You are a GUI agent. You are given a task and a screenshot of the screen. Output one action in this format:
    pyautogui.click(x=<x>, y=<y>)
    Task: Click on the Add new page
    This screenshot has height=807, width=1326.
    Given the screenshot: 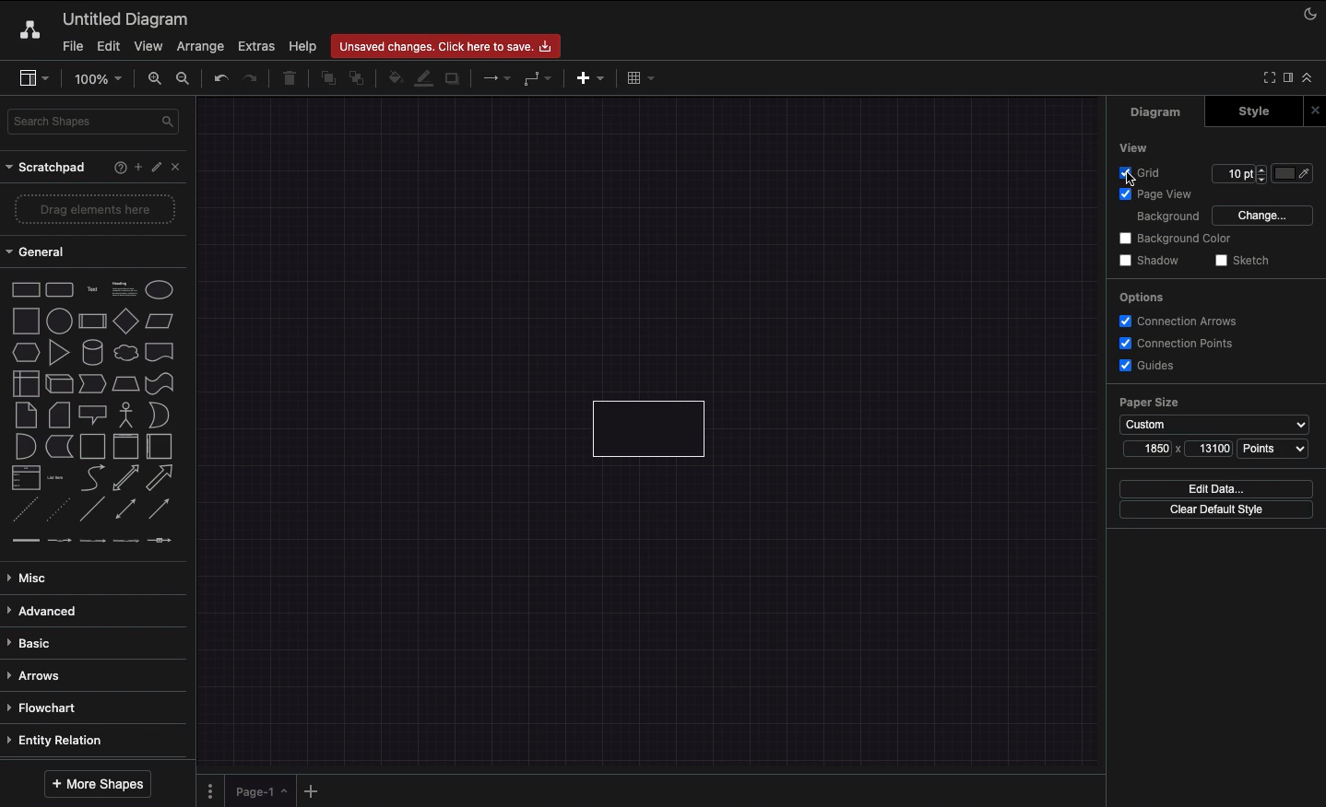 What is the action you would take?
    pyautogui.click(x=316, y=790)
    